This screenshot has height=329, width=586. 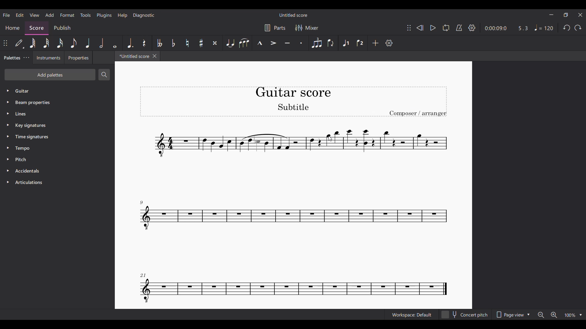 I want to click on Current ratio, so click(x=523, y=28).